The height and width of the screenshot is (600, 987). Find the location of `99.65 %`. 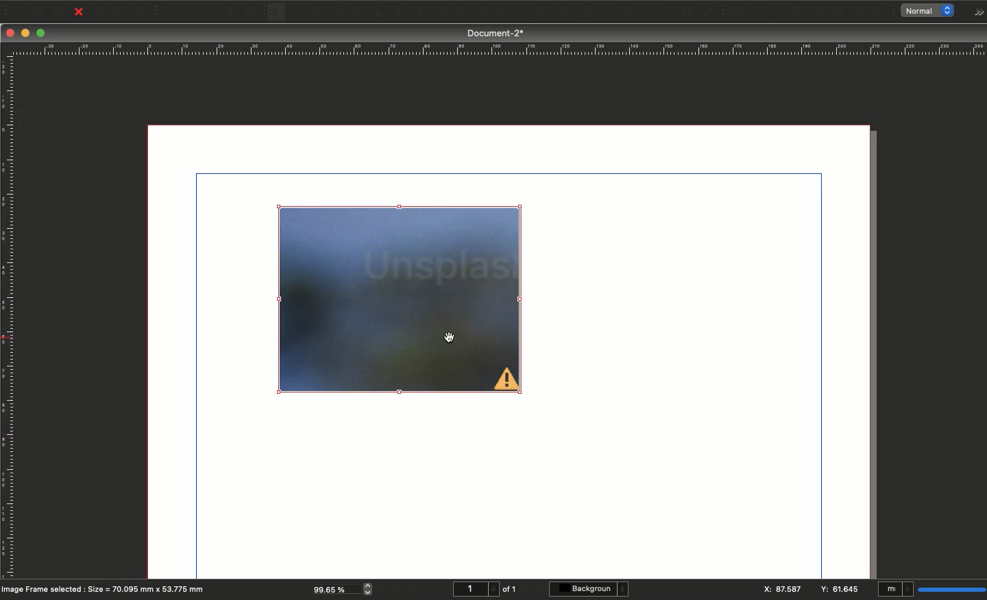

99.65 % is located at coordinates (332, 588).